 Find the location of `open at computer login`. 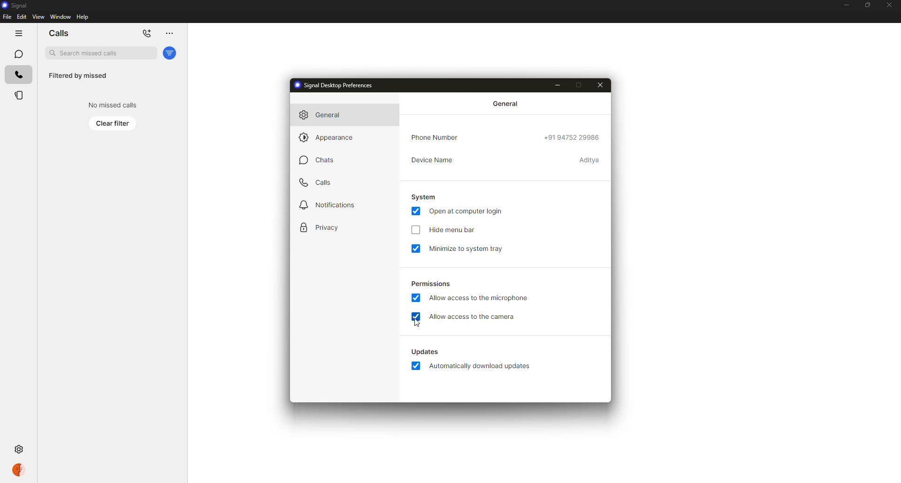

open at computer login is located at coordinates (466, 211).